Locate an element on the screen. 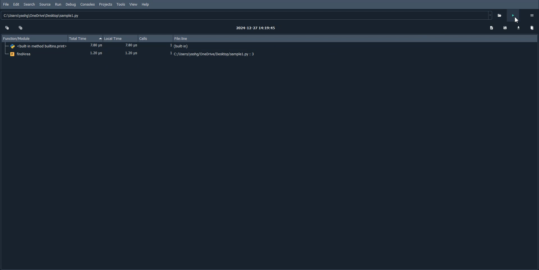  Search is located at coordinates (29, 4).